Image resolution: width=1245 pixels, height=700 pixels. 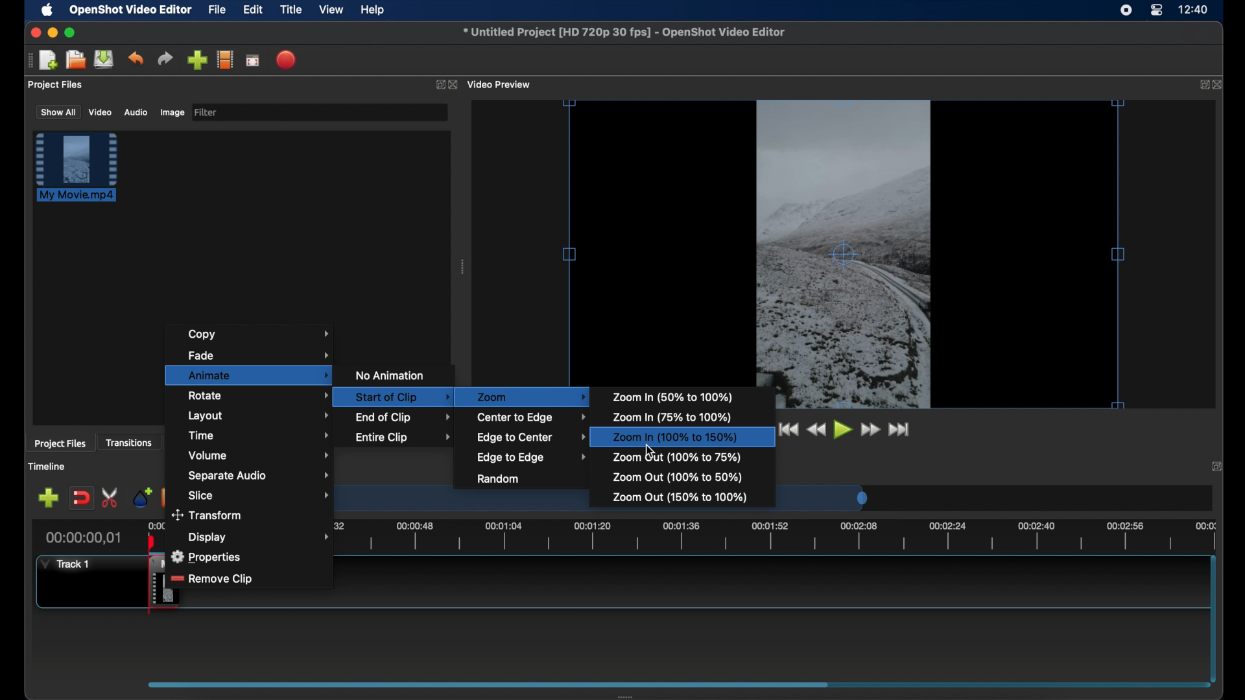 I want to click on expand, so click(x=1202, y=84).